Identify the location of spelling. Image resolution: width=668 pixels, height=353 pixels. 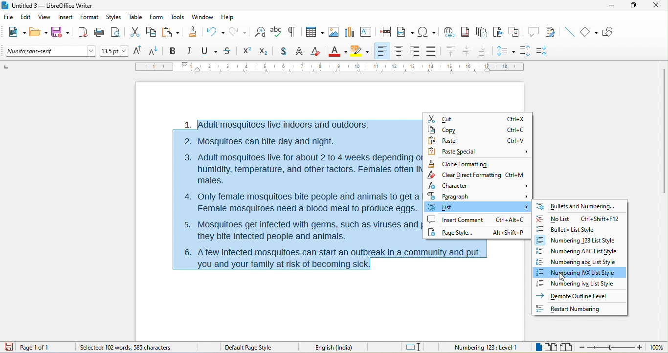
(276, 33).